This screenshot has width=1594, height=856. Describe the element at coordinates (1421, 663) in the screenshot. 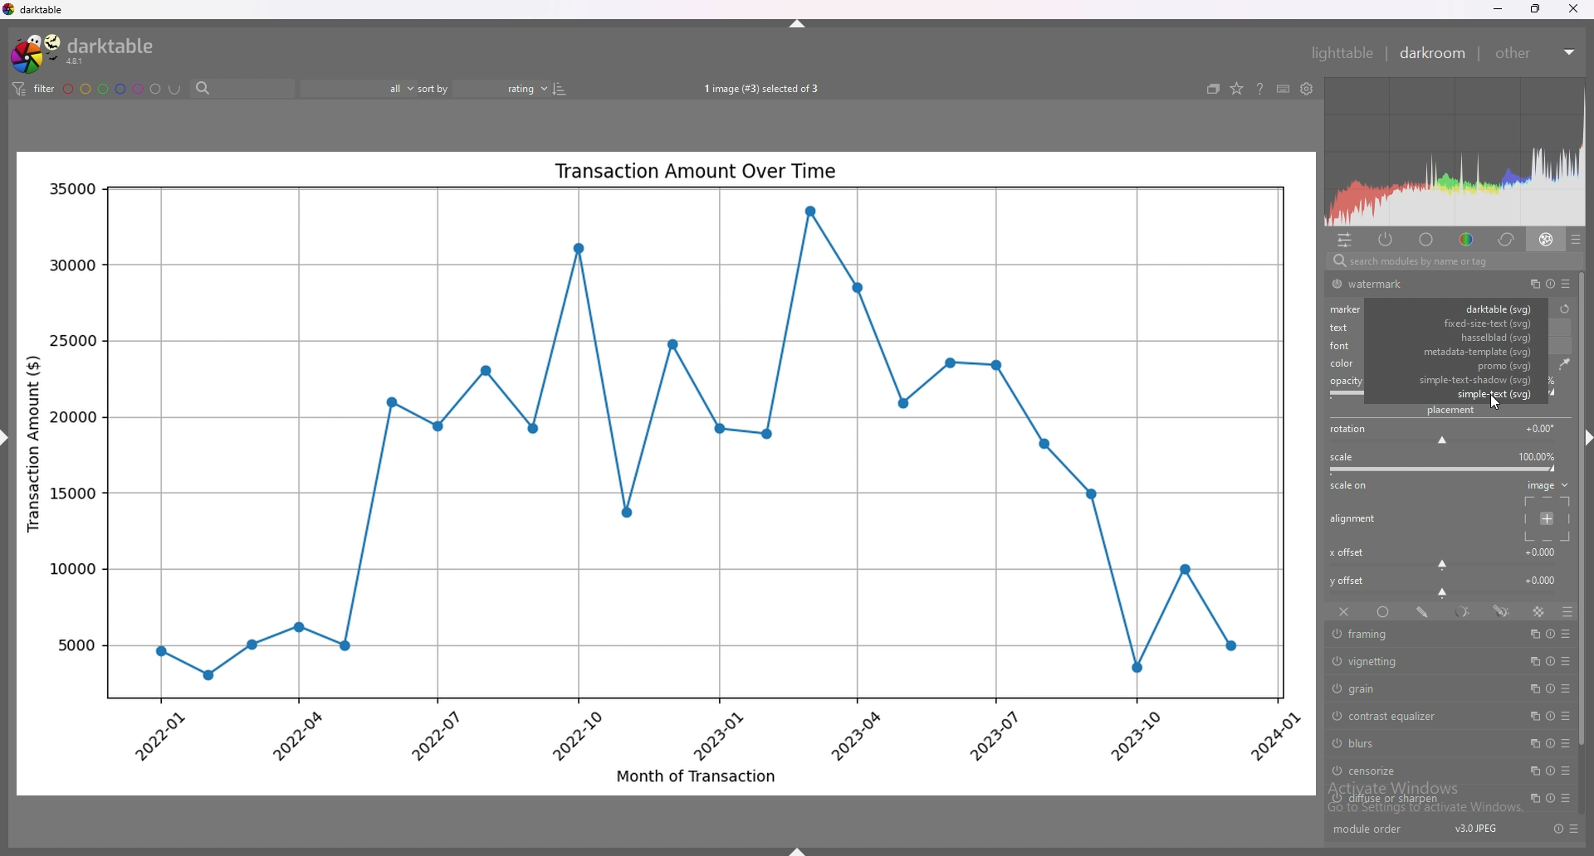

I see `vignetting` at that location.